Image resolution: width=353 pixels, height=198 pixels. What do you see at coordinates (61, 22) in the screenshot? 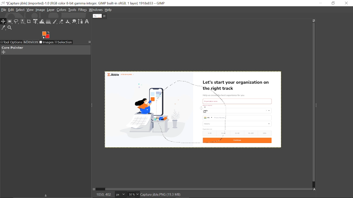
I see `Eraser tool` at bounding box center [61, 22].